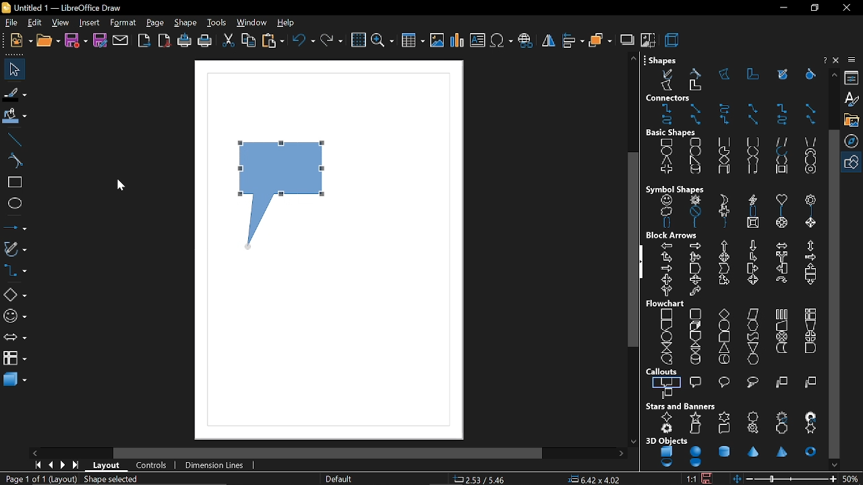  What do you see at coordinates (12, 69) in the screenshot?
I see `select` at bounding box center [12, 69].